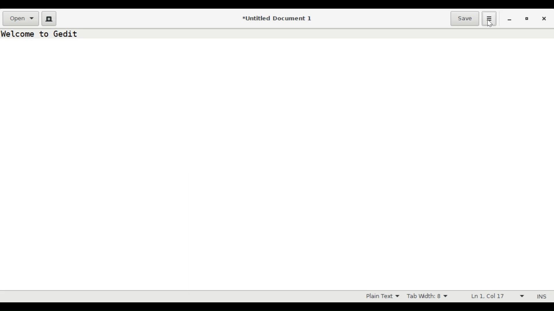  What do you see at coordinates (526, 18) in the screenshot?
I see `Restore` at bounding box center [526, 18].